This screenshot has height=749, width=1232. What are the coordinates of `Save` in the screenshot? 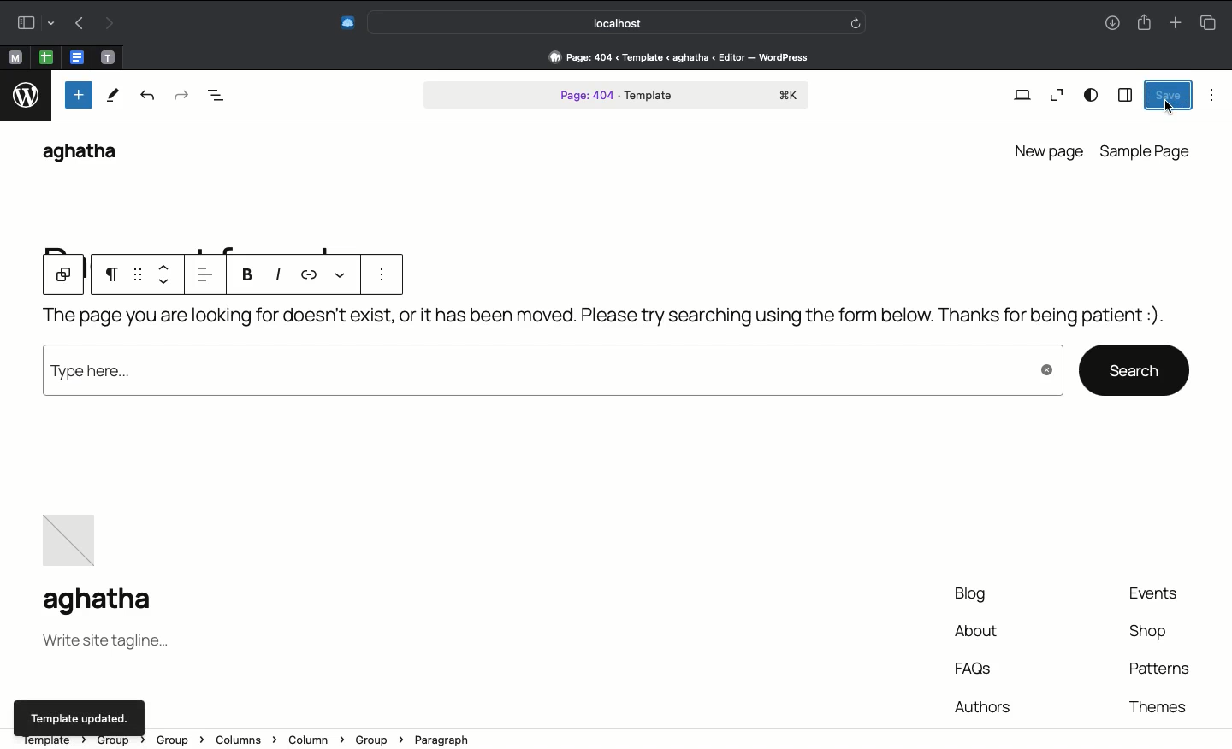 It's located at (1167, 94).